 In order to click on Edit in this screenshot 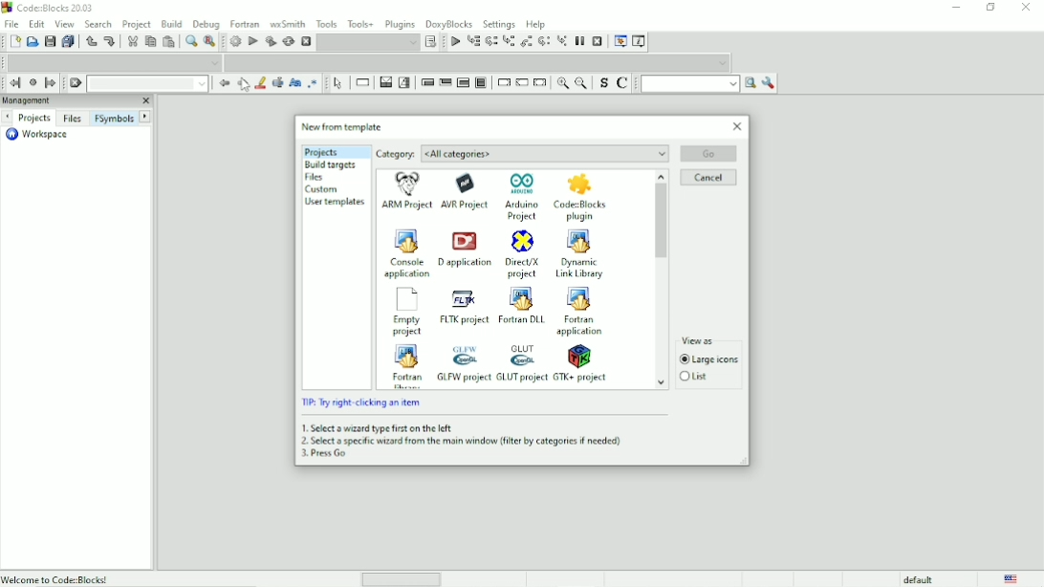, I will do `click(36, 24)`.